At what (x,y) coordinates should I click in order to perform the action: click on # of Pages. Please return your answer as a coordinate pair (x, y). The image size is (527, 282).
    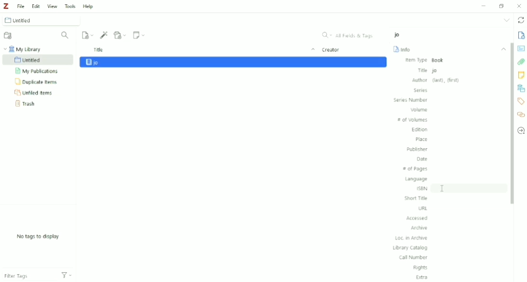
    Looking at the image, I should click on (416, 169).